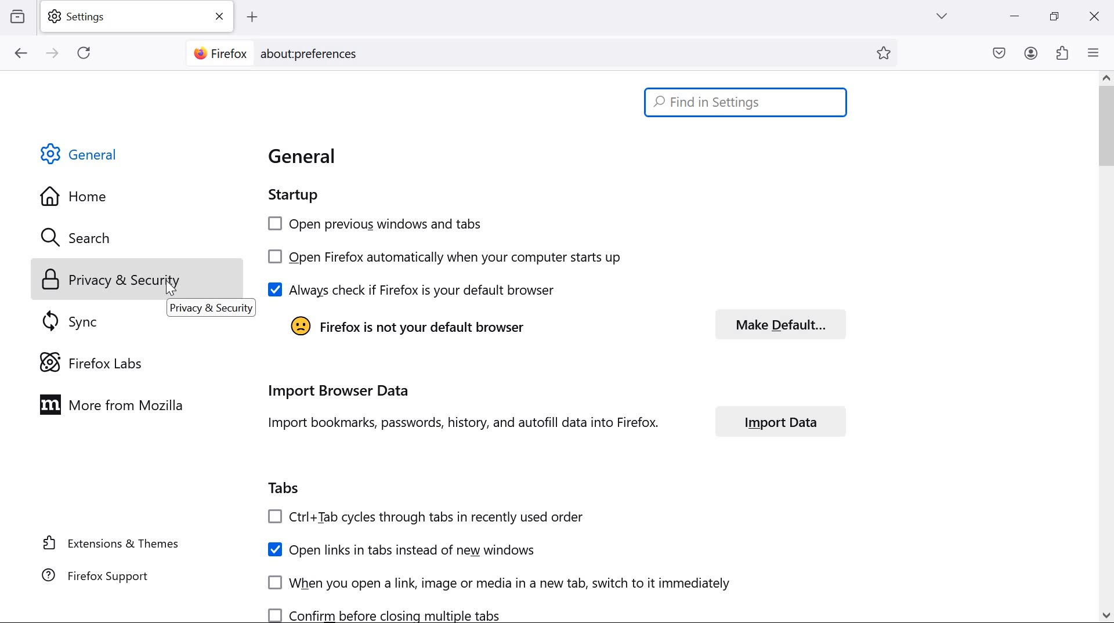  I want to click on bookmark this page, so click(888, 53).